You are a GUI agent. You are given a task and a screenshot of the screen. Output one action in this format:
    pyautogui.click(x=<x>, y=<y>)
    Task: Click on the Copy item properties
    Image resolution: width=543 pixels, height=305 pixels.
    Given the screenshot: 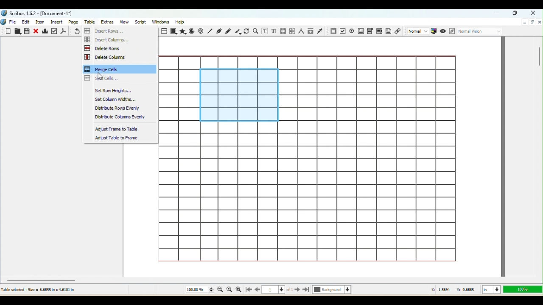 What is the action you would take?
    pyautogui.click(x=311, y=31)
    